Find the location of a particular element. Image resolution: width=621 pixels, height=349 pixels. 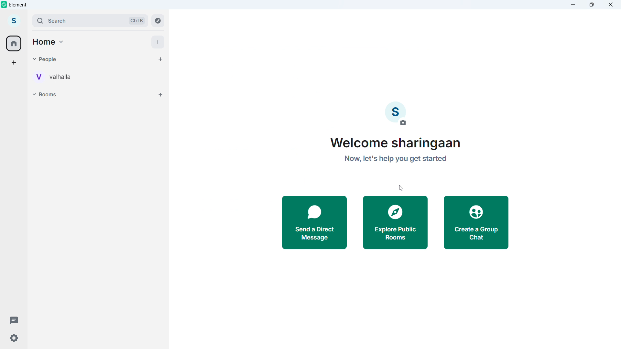

Personal room  is located at coordinates (55, 76).